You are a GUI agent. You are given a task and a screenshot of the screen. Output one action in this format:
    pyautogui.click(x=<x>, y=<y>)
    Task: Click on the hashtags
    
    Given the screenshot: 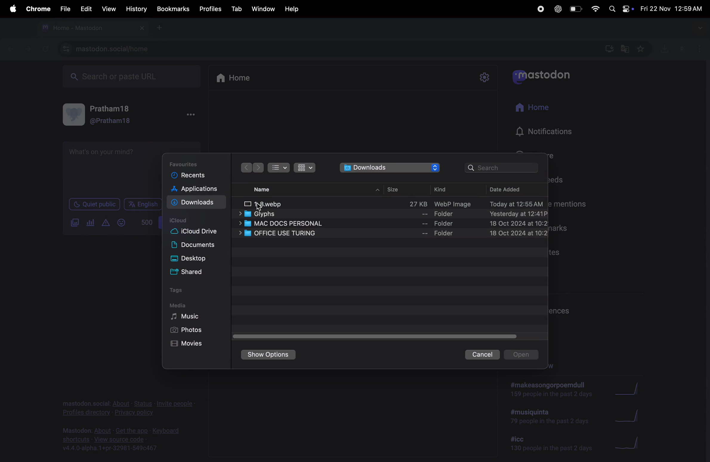 What is the action you would take?
    pyautogui.click(x=550, y=420)
    